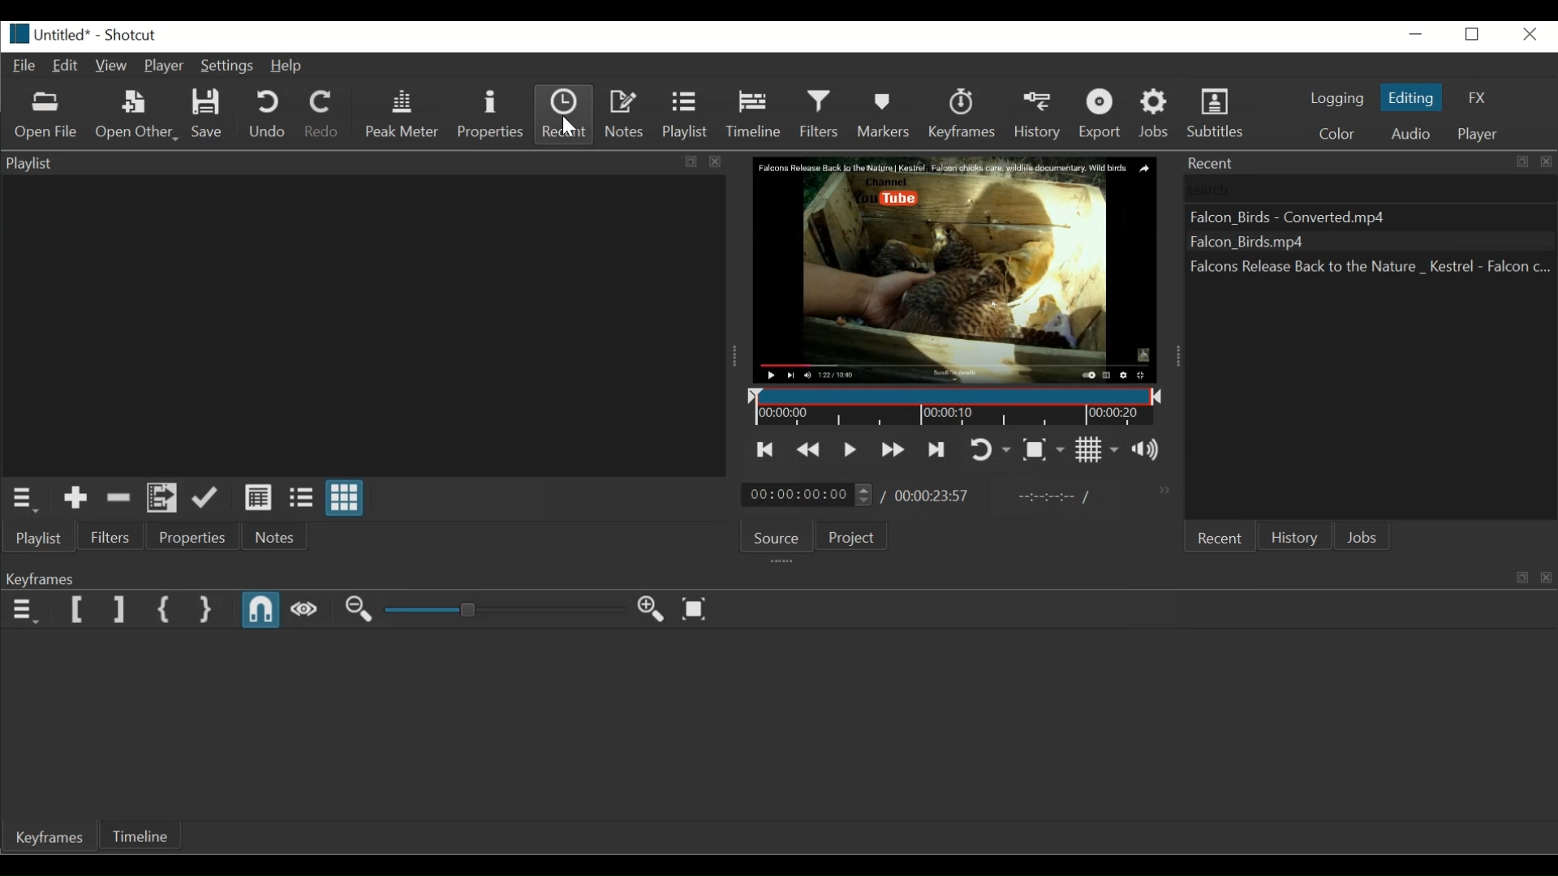  I want to click on Timeline, so click(953, 406).